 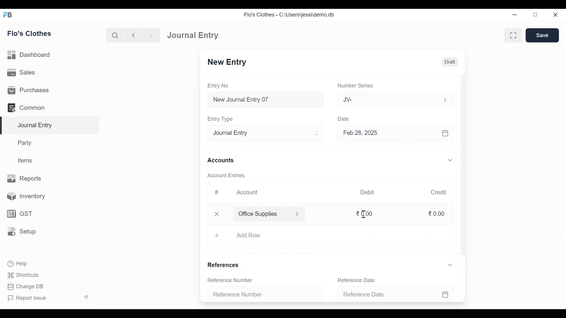 I want to click on Credit, so click(x=439, y=193).